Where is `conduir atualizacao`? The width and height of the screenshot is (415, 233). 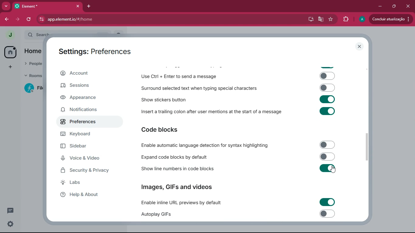
conduir atualizacao is located at coordinates (391, 19).